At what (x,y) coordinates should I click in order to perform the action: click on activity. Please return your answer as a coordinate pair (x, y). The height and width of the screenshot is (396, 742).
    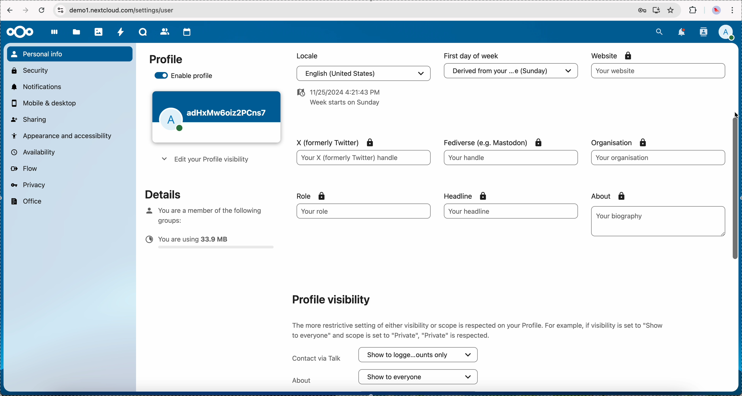
    Looking at the image, I should click on (121, 33).